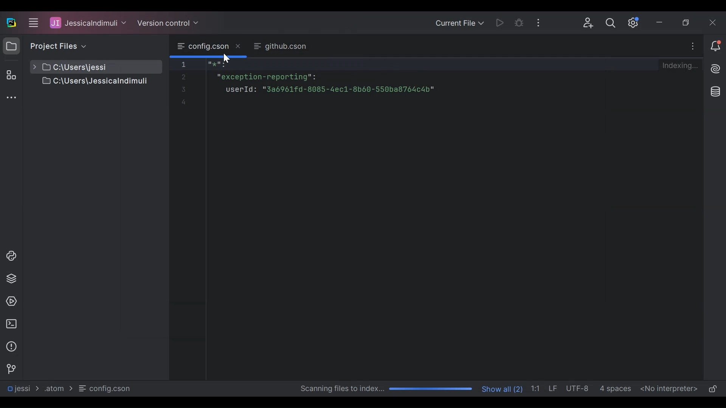  I want to click on Browse tab, so click(209, 46).